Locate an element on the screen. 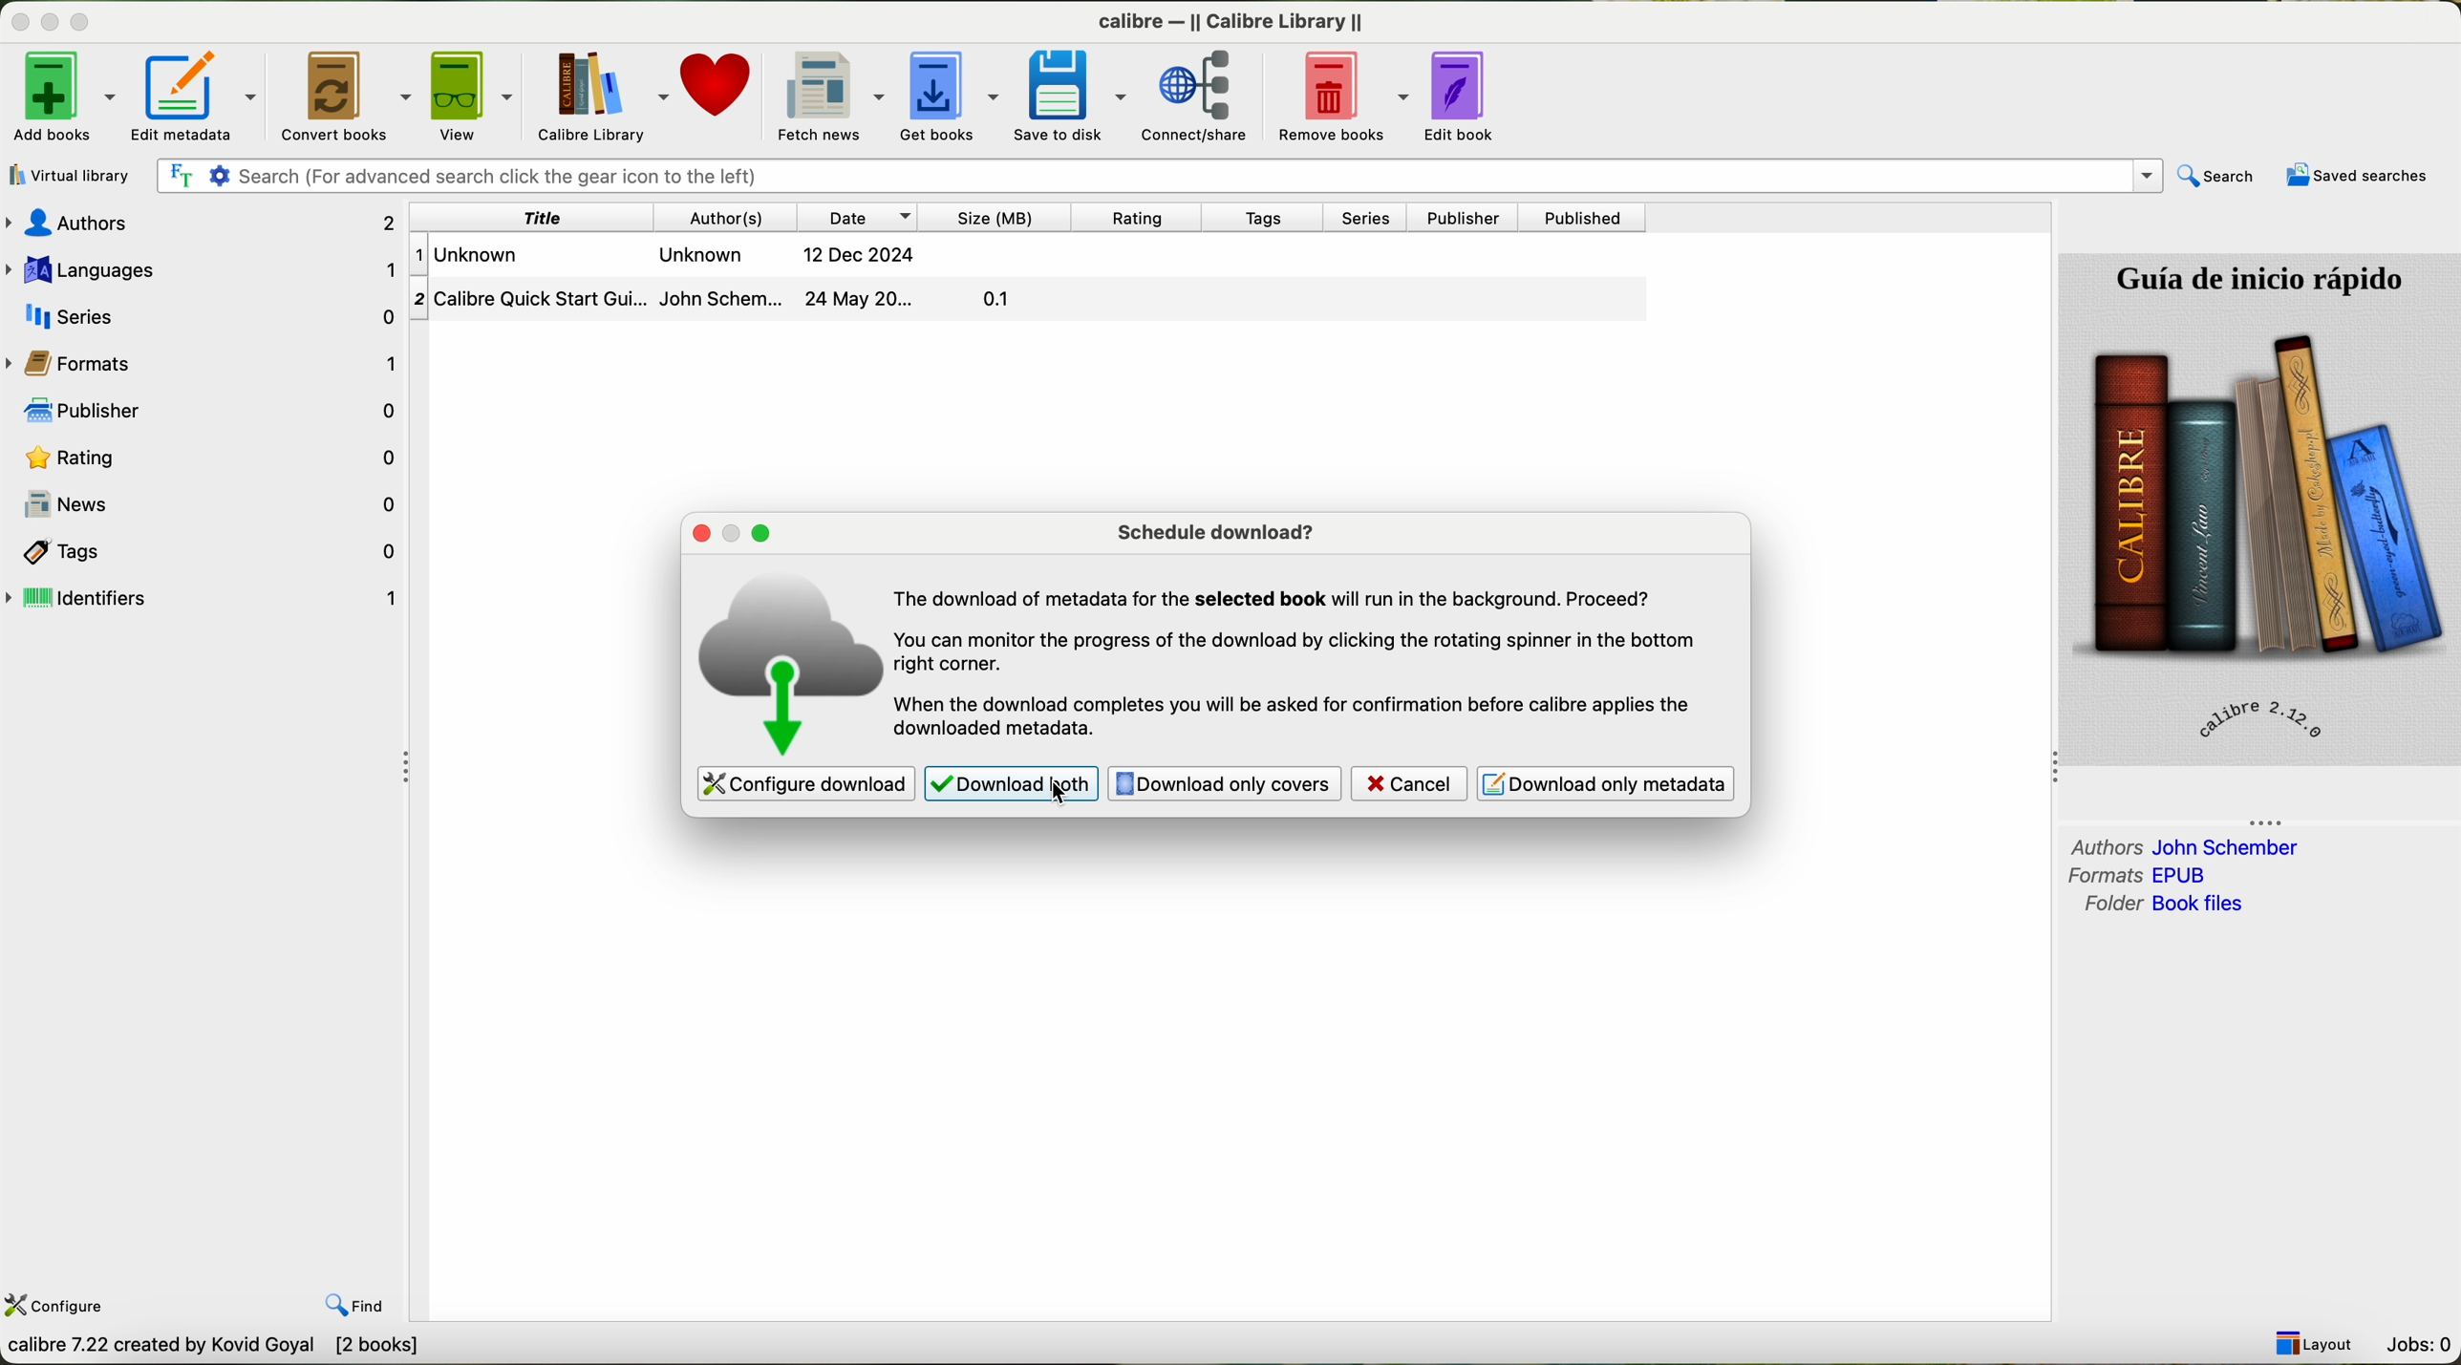  Calibre library is located at coordinates (605, 93).